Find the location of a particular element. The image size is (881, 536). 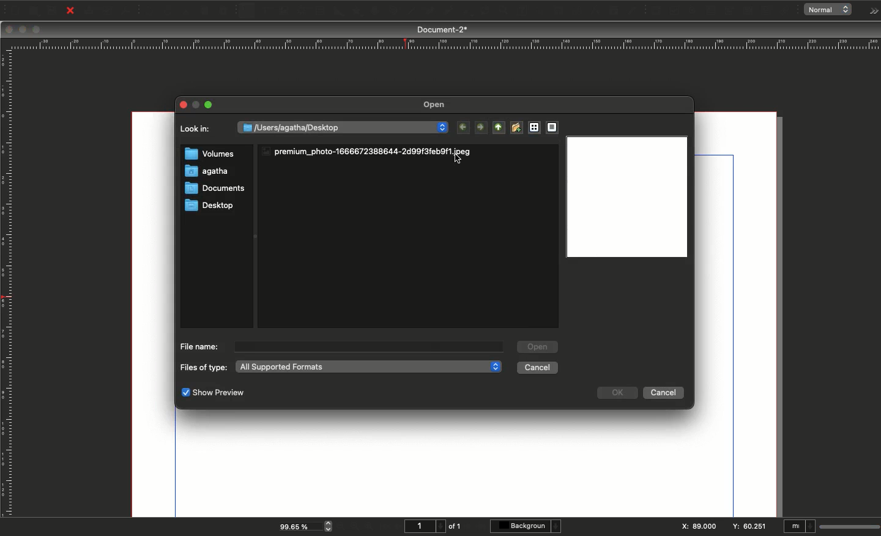

Arc is located at coordinates (374, 12).